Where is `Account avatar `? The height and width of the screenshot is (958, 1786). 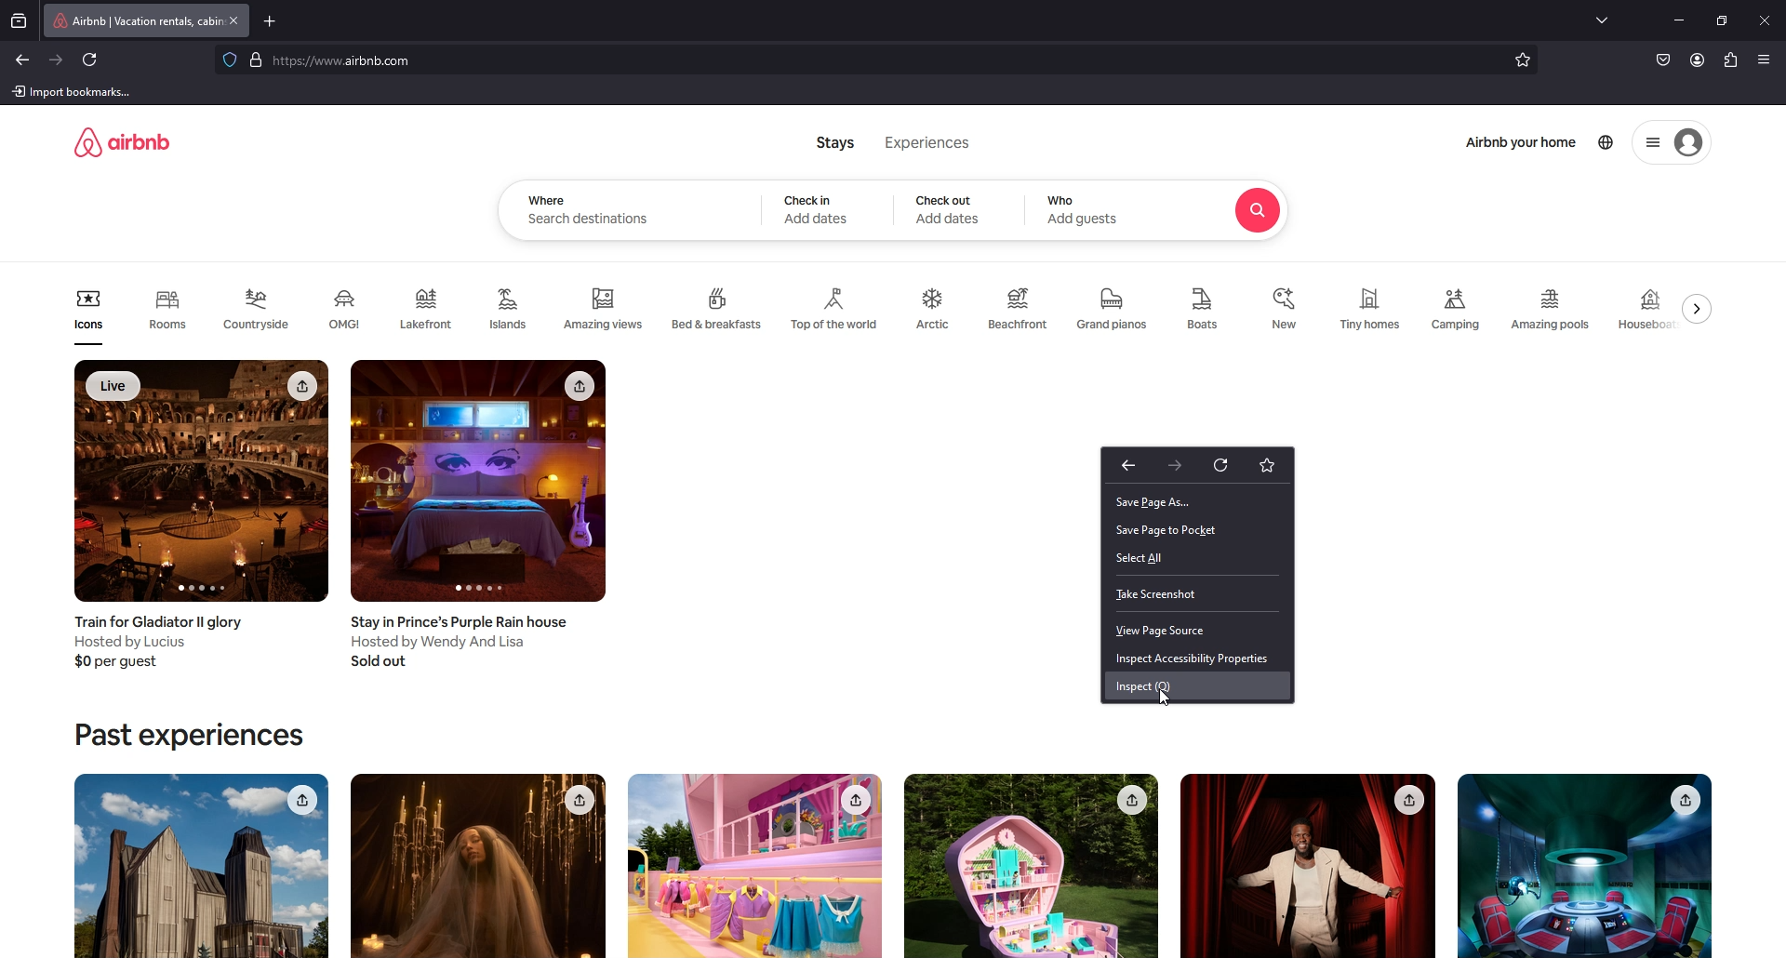
Account avatar  is located at coordinates (1688, 143).